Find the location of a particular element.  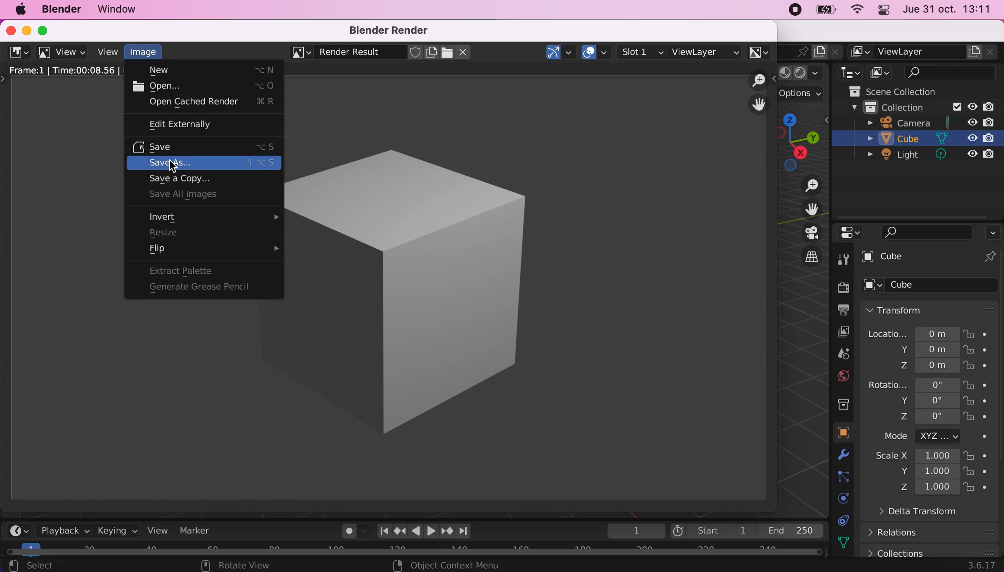

fake user is located at coordinates (415, 53).